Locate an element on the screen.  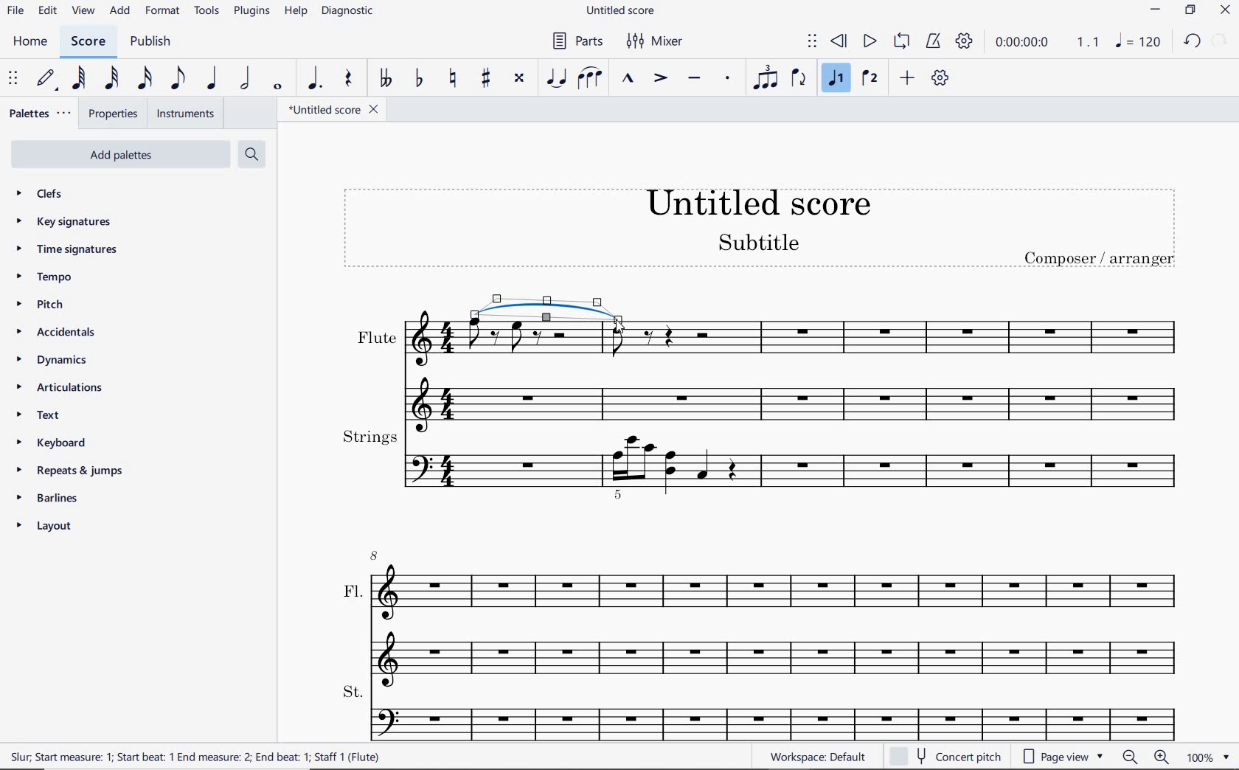
score description is located at coordinates (195, 756).